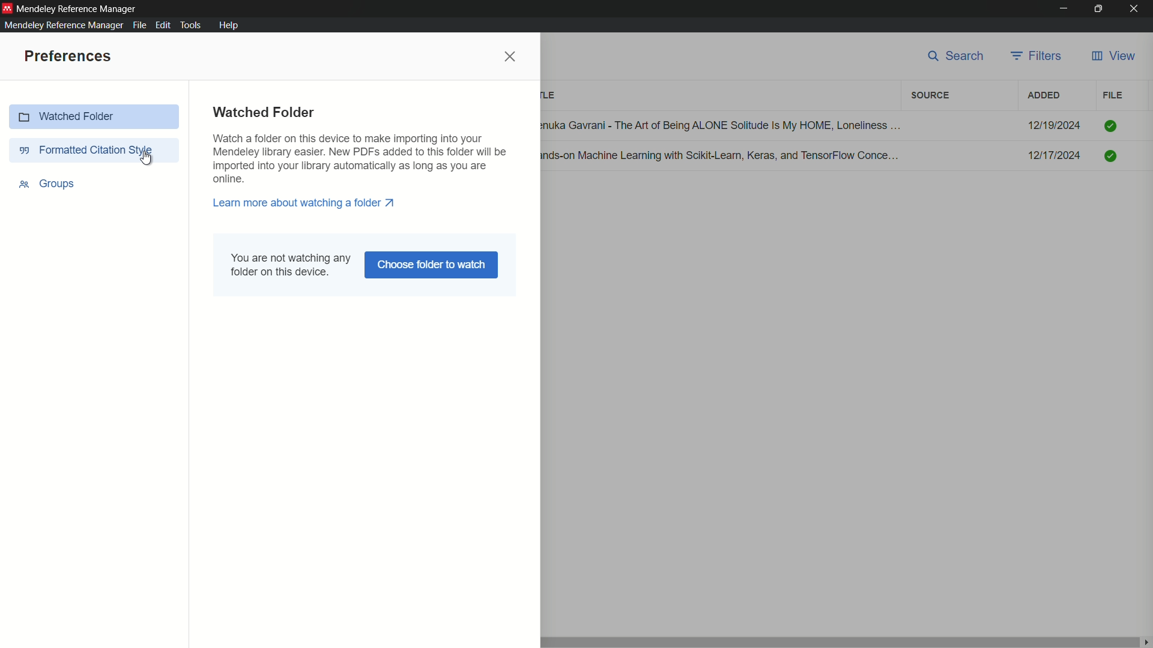 The image size is (1153, 648). Describe the element at coordinates (1113, 95) in the screenshot. I see `file` at that location.